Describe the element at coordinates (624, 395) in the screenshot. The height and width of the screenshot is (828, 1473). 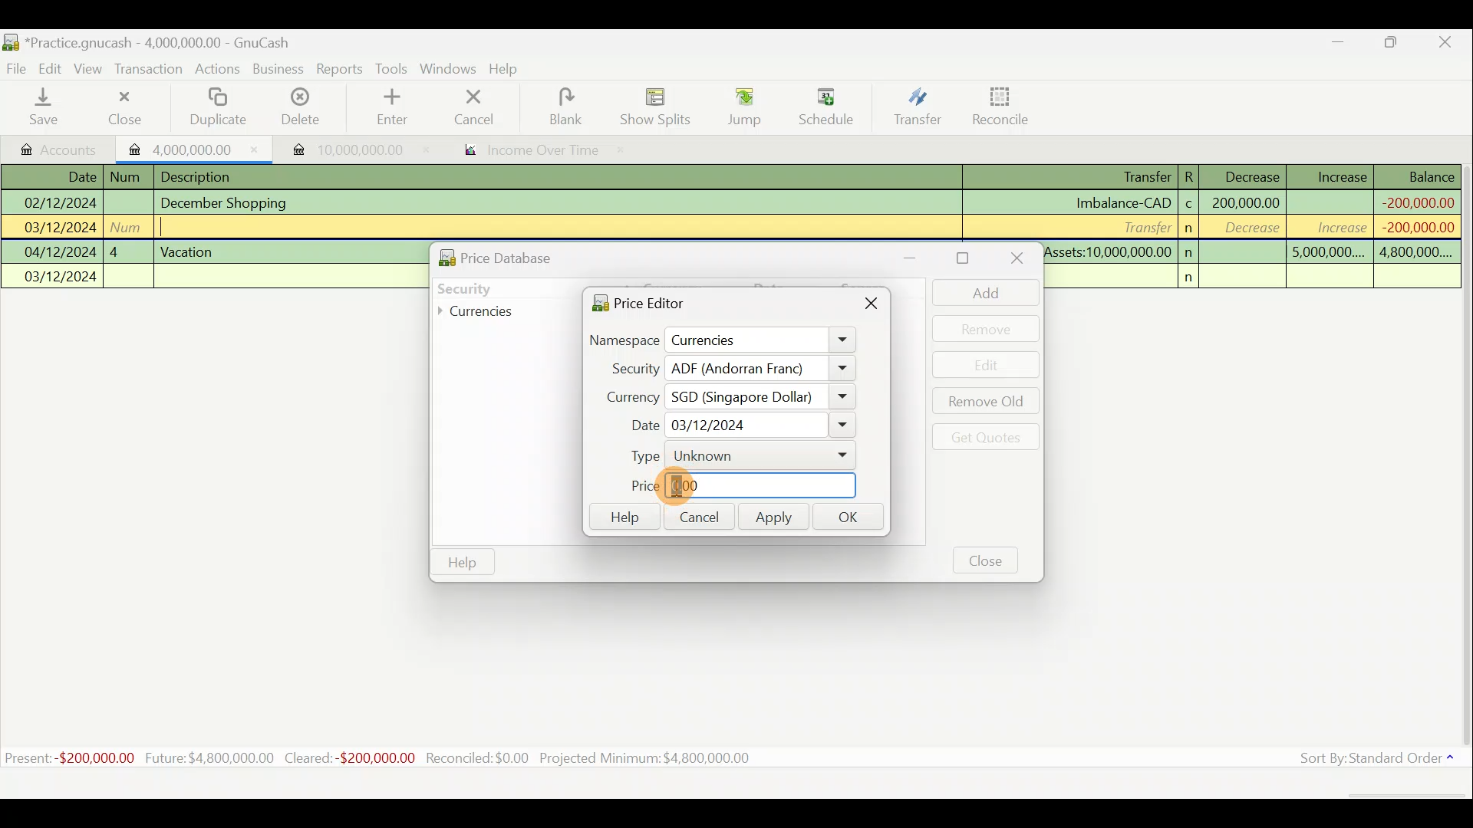
I see `Currency` at that location.